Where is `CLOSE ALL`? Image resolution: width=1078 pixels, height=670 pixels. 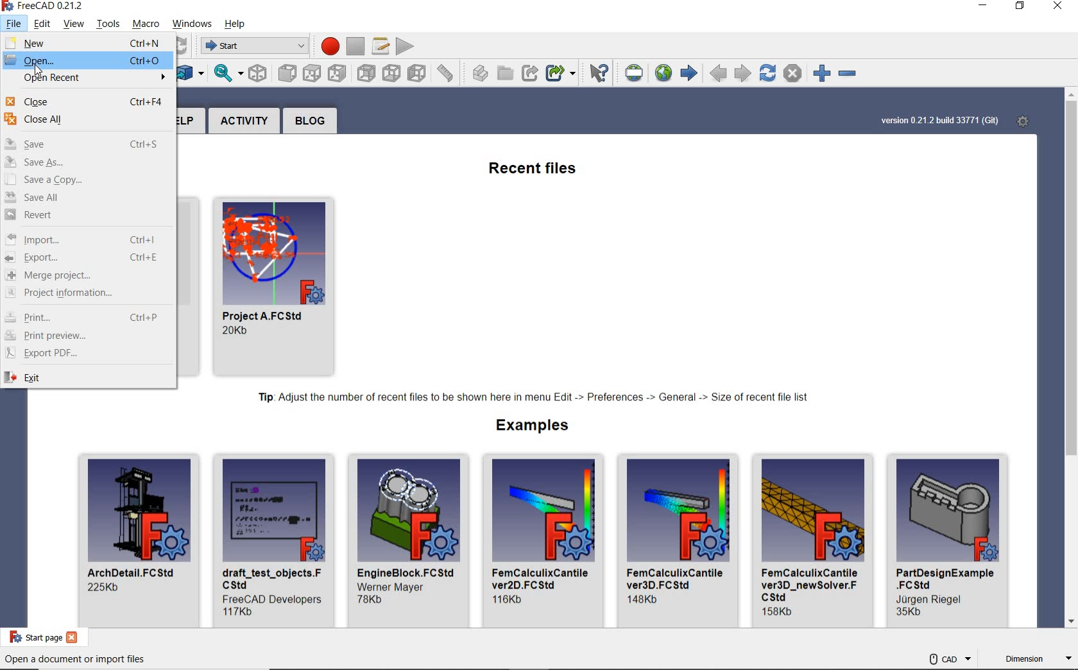
CLOSE ALL is located at coordinates (87, 123).